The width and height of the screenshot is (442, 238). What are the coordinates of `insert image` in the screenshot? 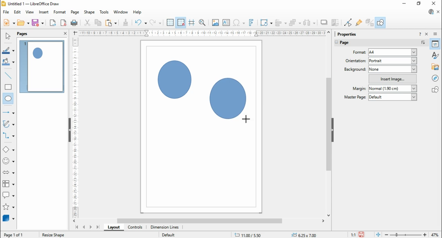 It's located at (215, 22).